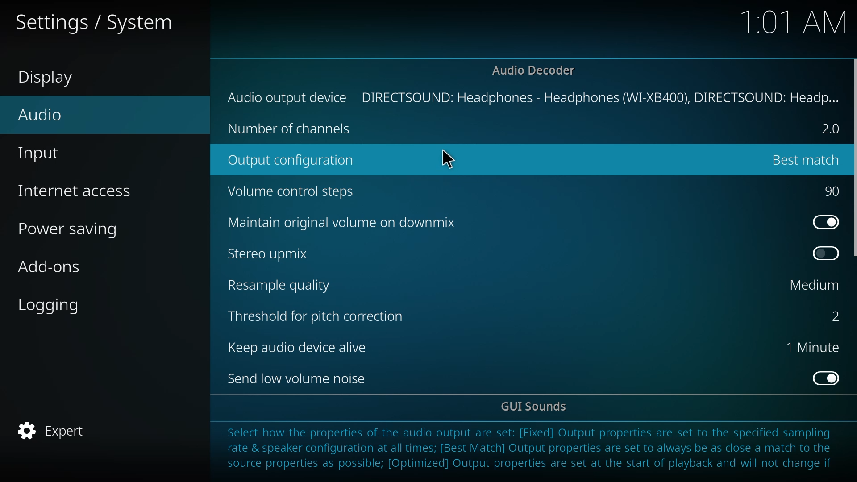  Describe the element at coordinates (297, 161) in the screenshot. I see `output config` at that location.